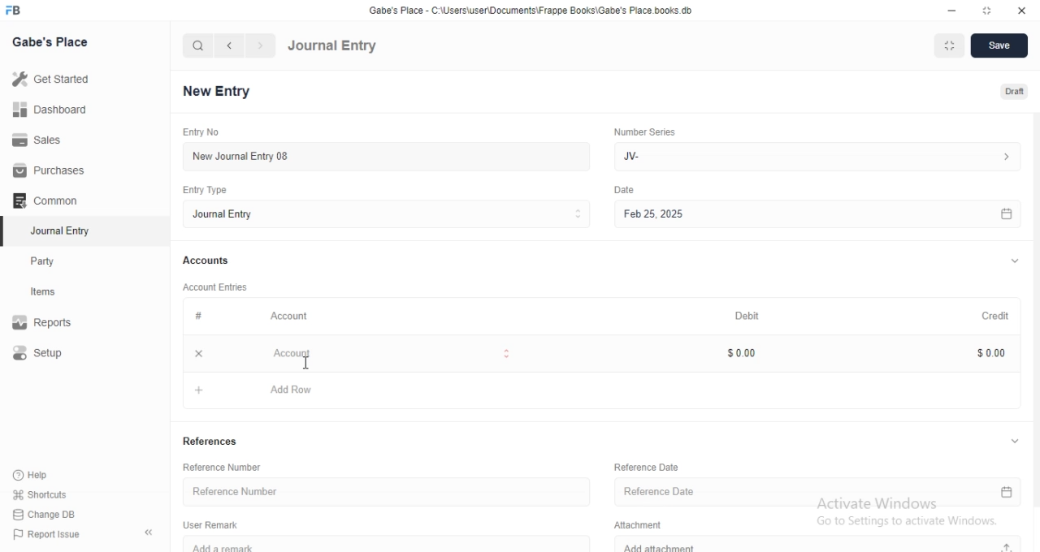 The width and height of the screenshot is (1040, 552). What do you see at coordinates (528, 8) in the screenshot?
I see `‘Gabe's Place - C\Users\useriDocuments\Frappe Books\Gabe's Place books. db` at bounding box center [528, 8].